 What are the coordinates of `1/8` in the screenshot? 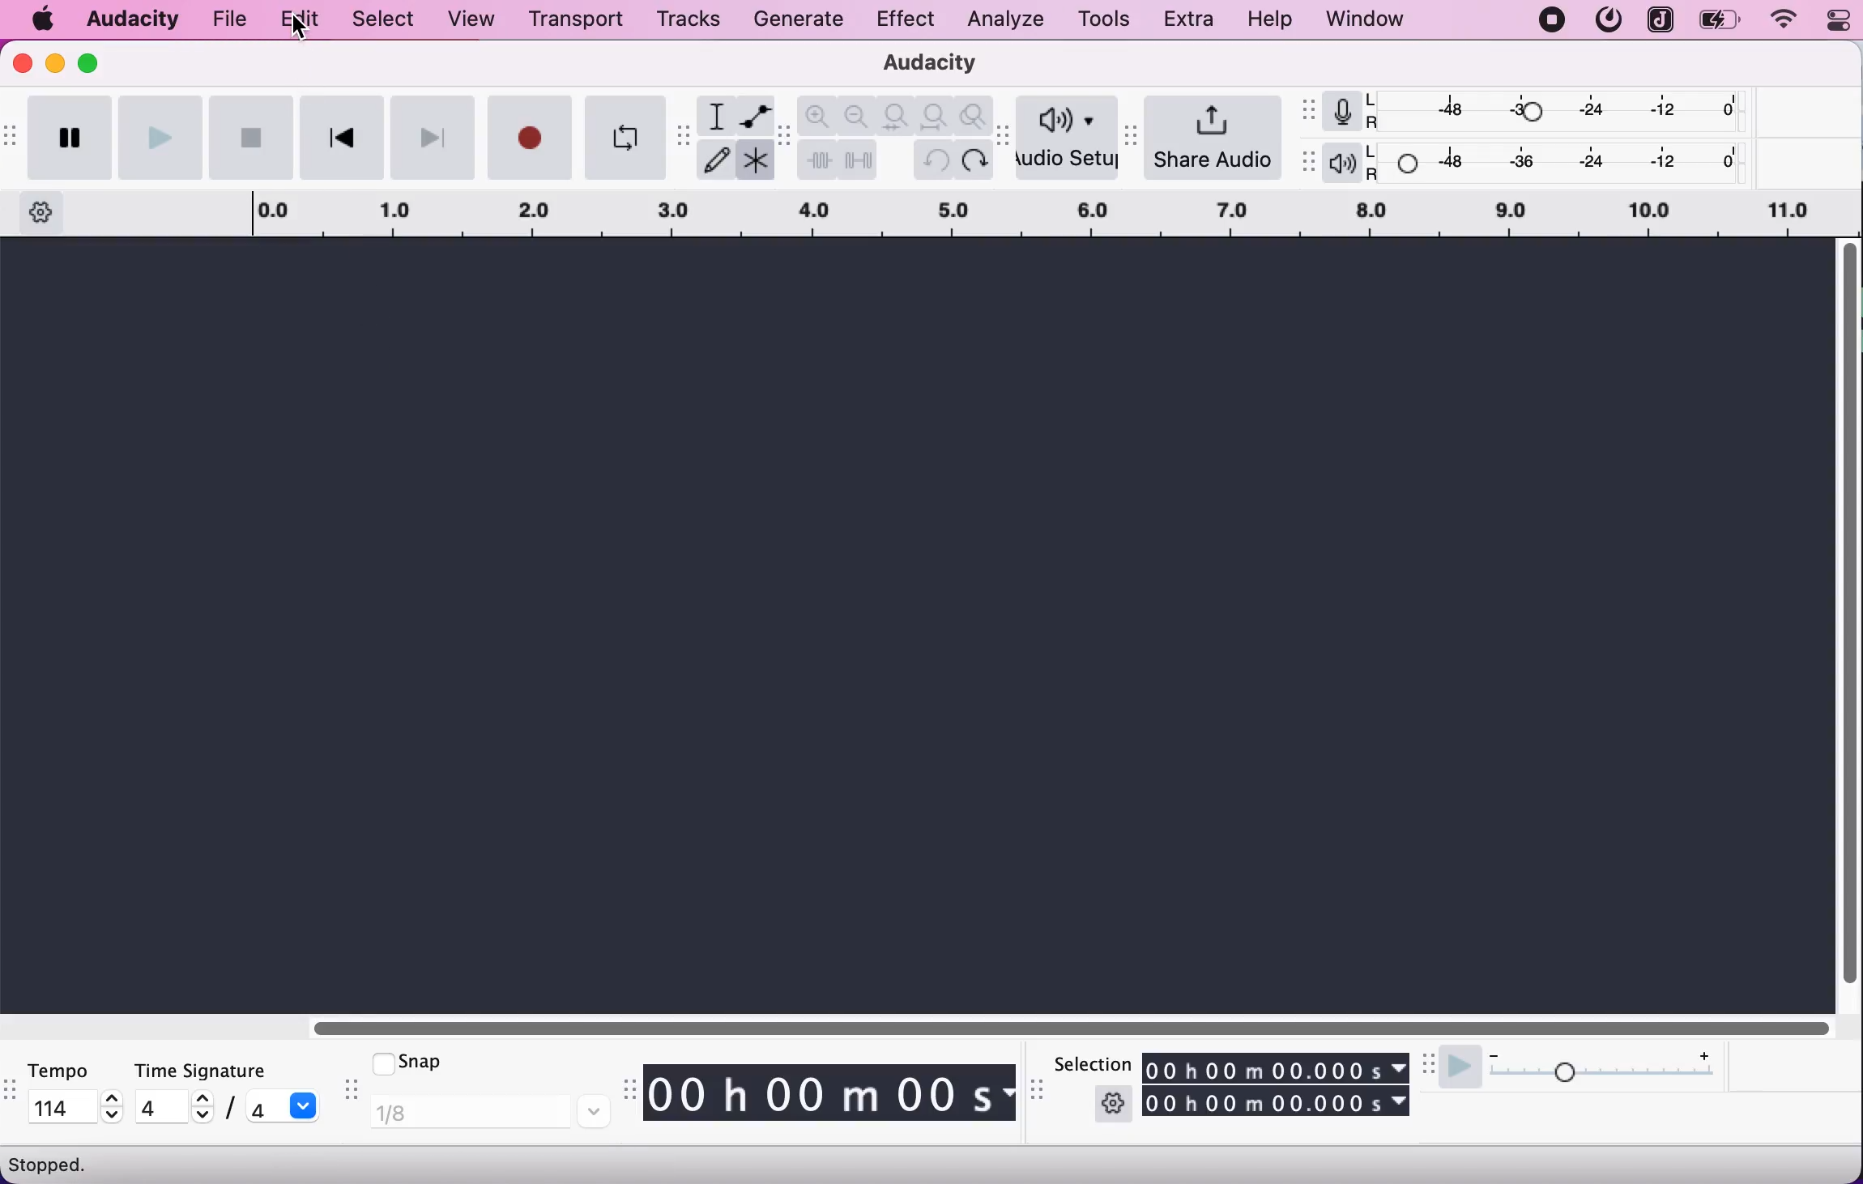 It's located at (489, 1113).